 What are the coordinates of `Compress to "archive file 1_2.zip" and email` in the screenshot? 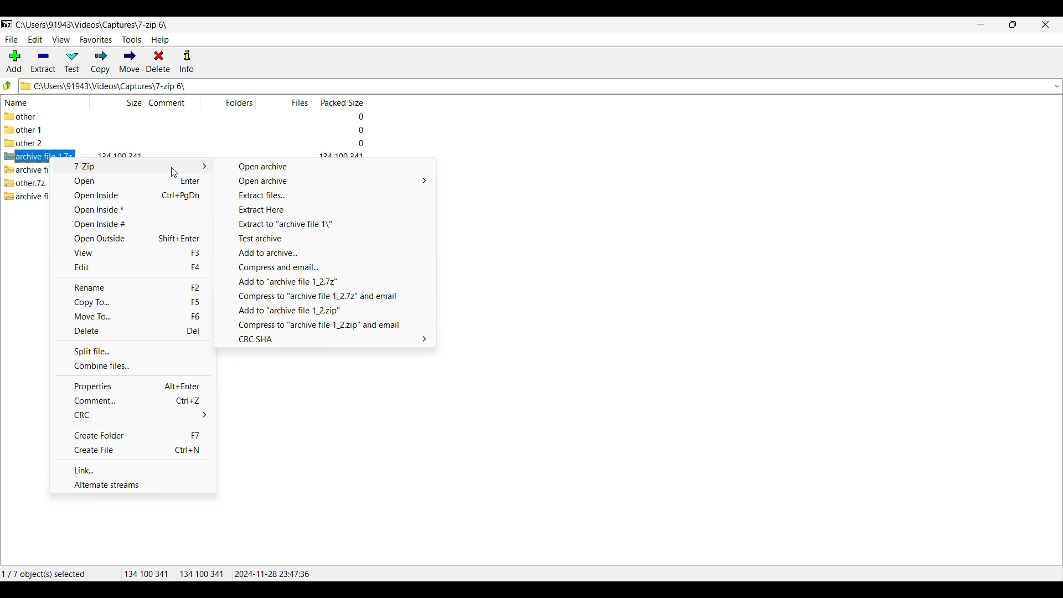 It's located at (329, 325).